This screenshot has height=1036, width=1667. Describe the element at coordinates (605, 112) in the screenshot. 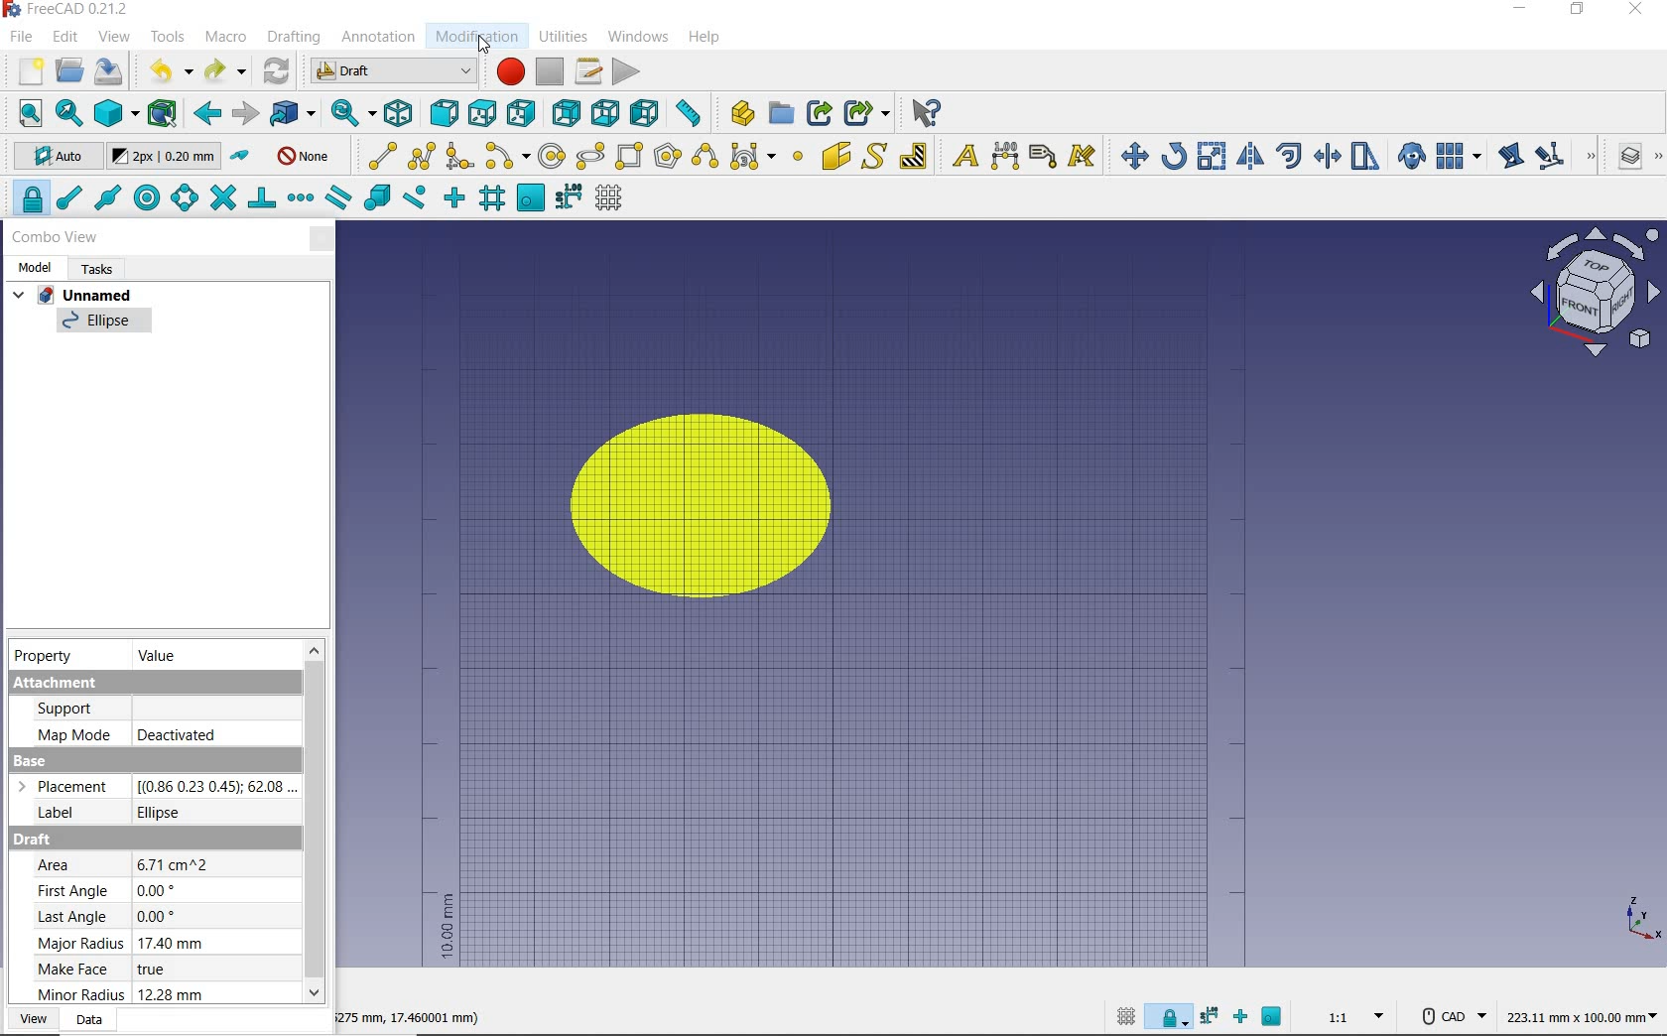

I see `bottom` at that location.